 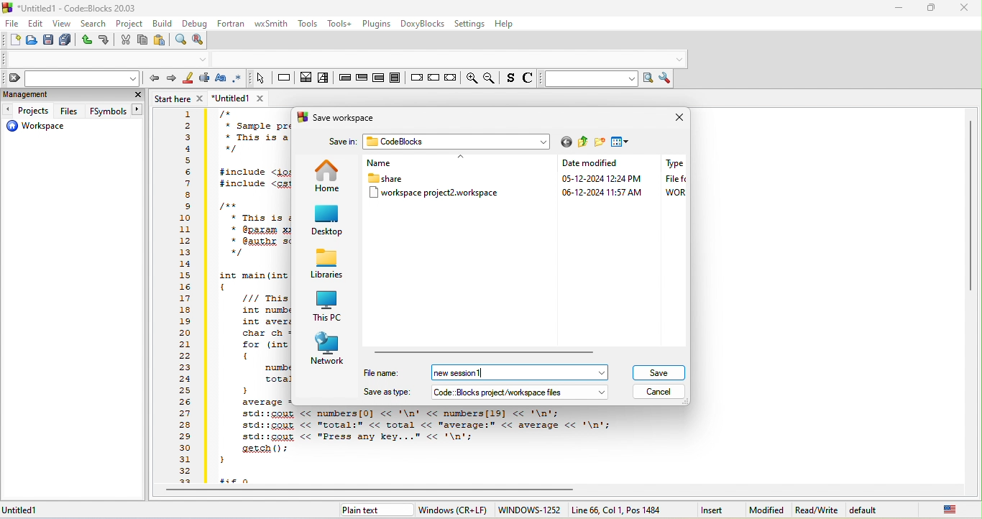 I want to click on toggle source, so click(x=510, y=80).